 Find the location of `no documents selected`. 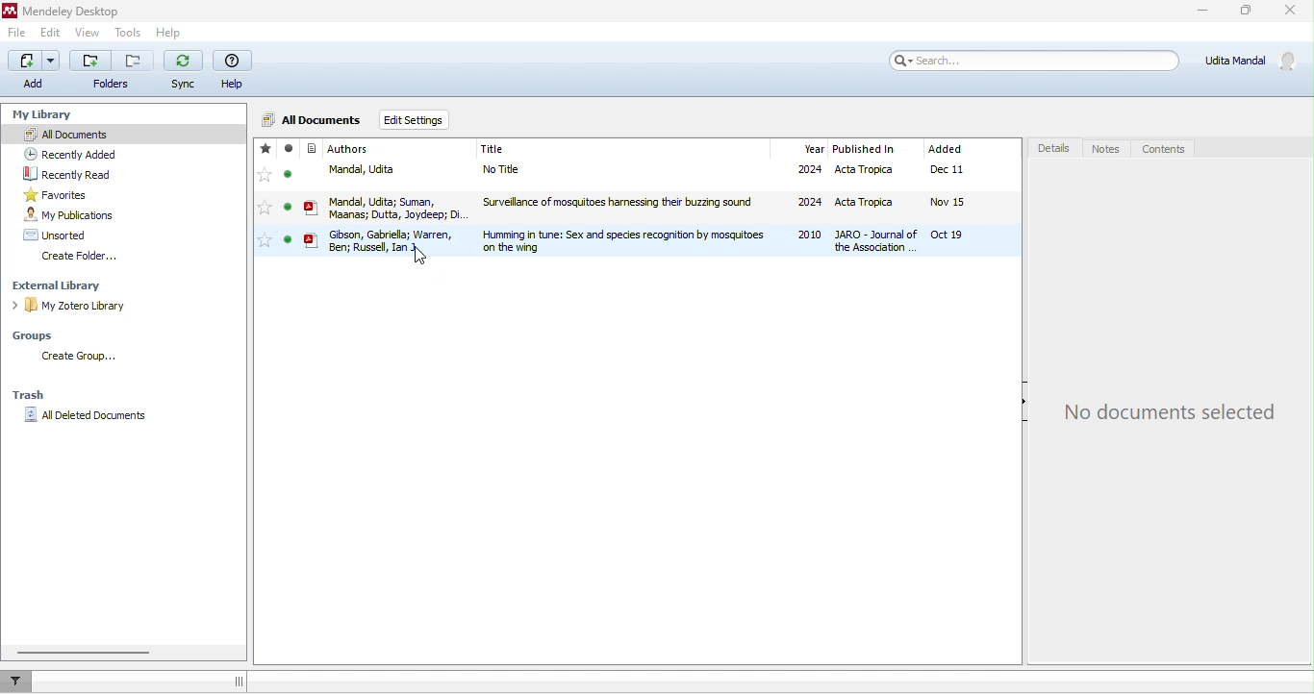

no documents selected is located at coordinates (1167, 418).